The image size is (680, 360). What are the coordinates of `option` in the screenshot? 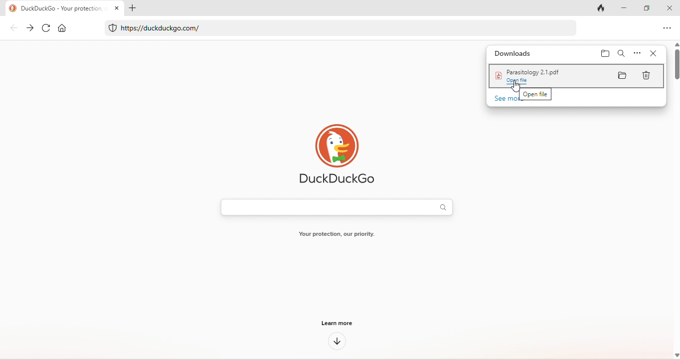 It's located at (636, 53).